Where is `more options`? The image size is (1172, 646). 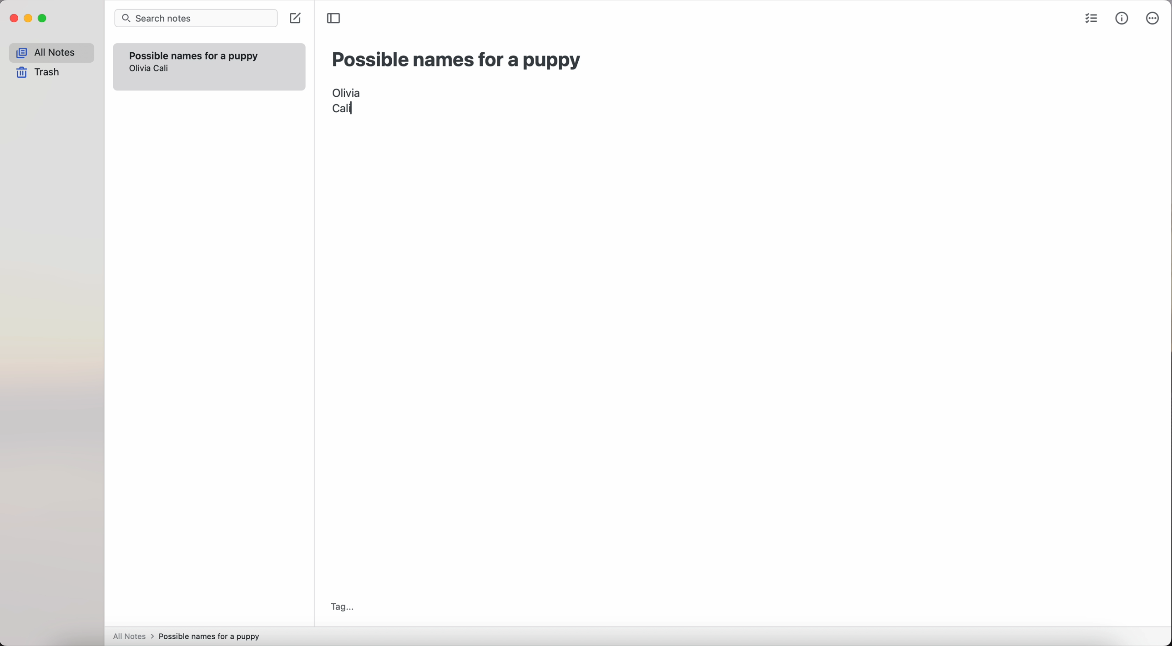 more options is located at coordinates (1154, 19).